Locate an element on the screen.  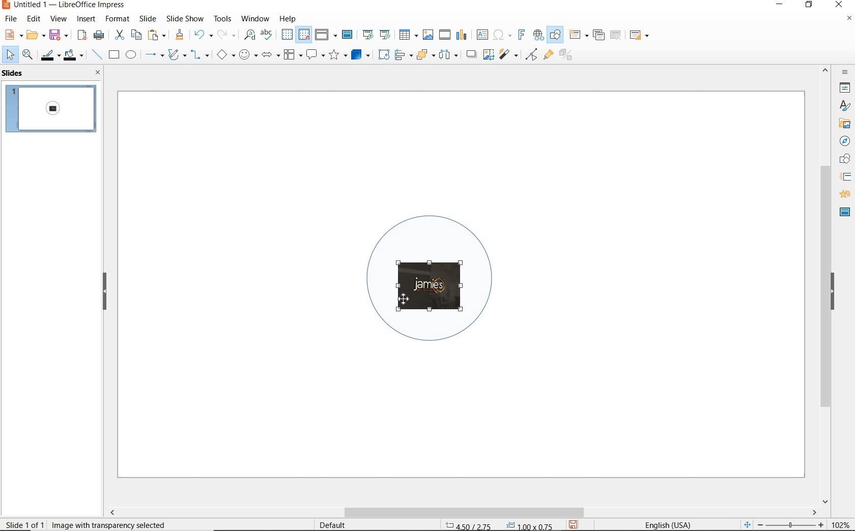
crop image is located at coordinates (488, 53).